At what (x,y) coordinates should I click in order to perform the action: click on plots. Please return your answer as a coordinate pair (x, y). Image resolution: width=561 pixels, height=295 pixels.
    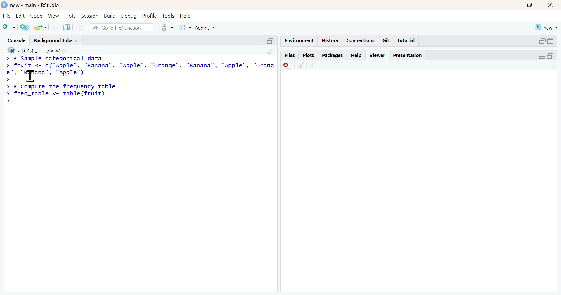
    Looking at the image, I should click on (310, 55).